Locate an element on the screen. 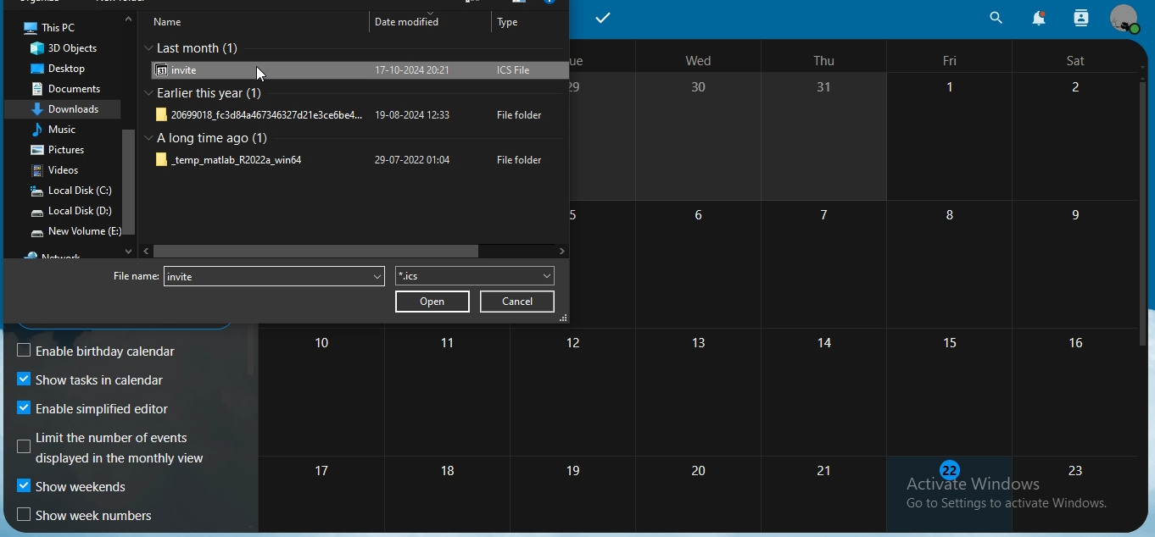 The width and height of the screenshot is (1155, 537). file name is located at coordinates (136, 276).